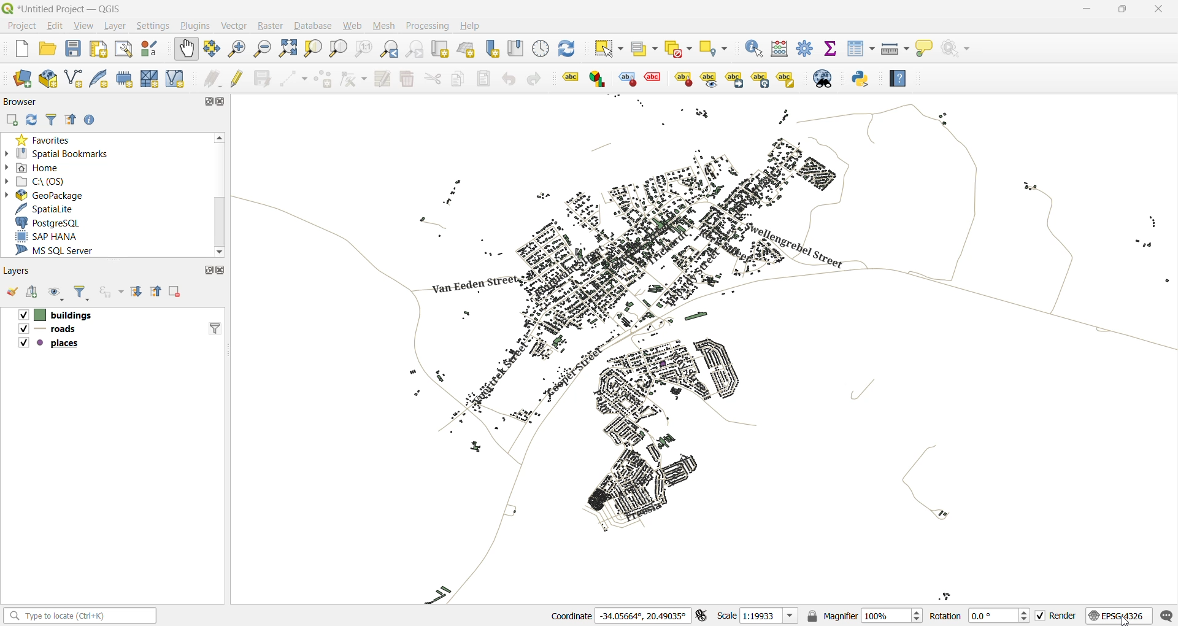 This screenshot has height=626, width=1178. Describe the element at coordinates (185, 50) in the screenshot. I see `pan map` at that location.